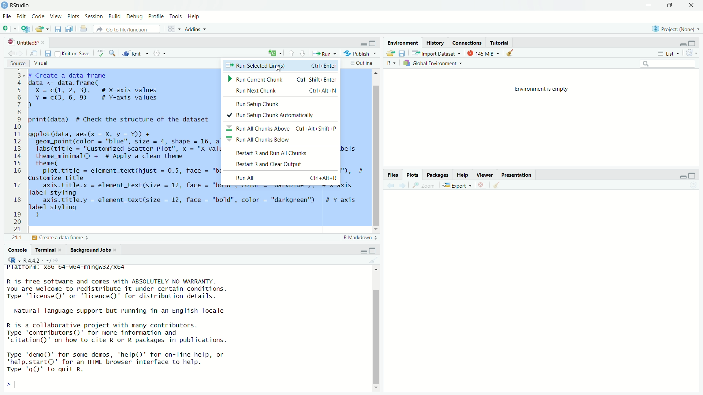  What do you see at coordinates (434, 63) in the screenshot?
I see `Global Environment` at bounding box center [434, 63].